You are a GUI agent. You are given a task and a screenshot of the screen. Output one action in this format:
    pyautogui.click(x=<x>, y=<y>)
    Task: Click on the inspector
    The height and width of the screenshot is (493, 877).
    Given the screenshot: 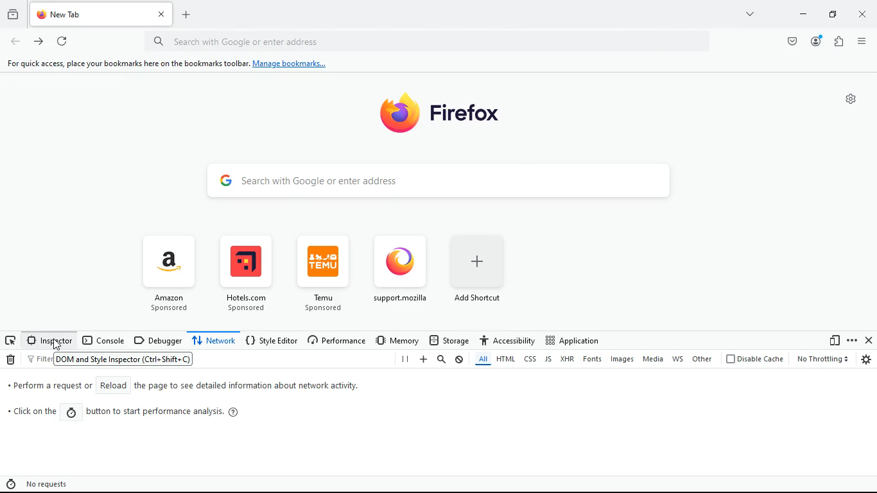 What is the action you would take?
    pyautogui.click(x=46, y=340)
    